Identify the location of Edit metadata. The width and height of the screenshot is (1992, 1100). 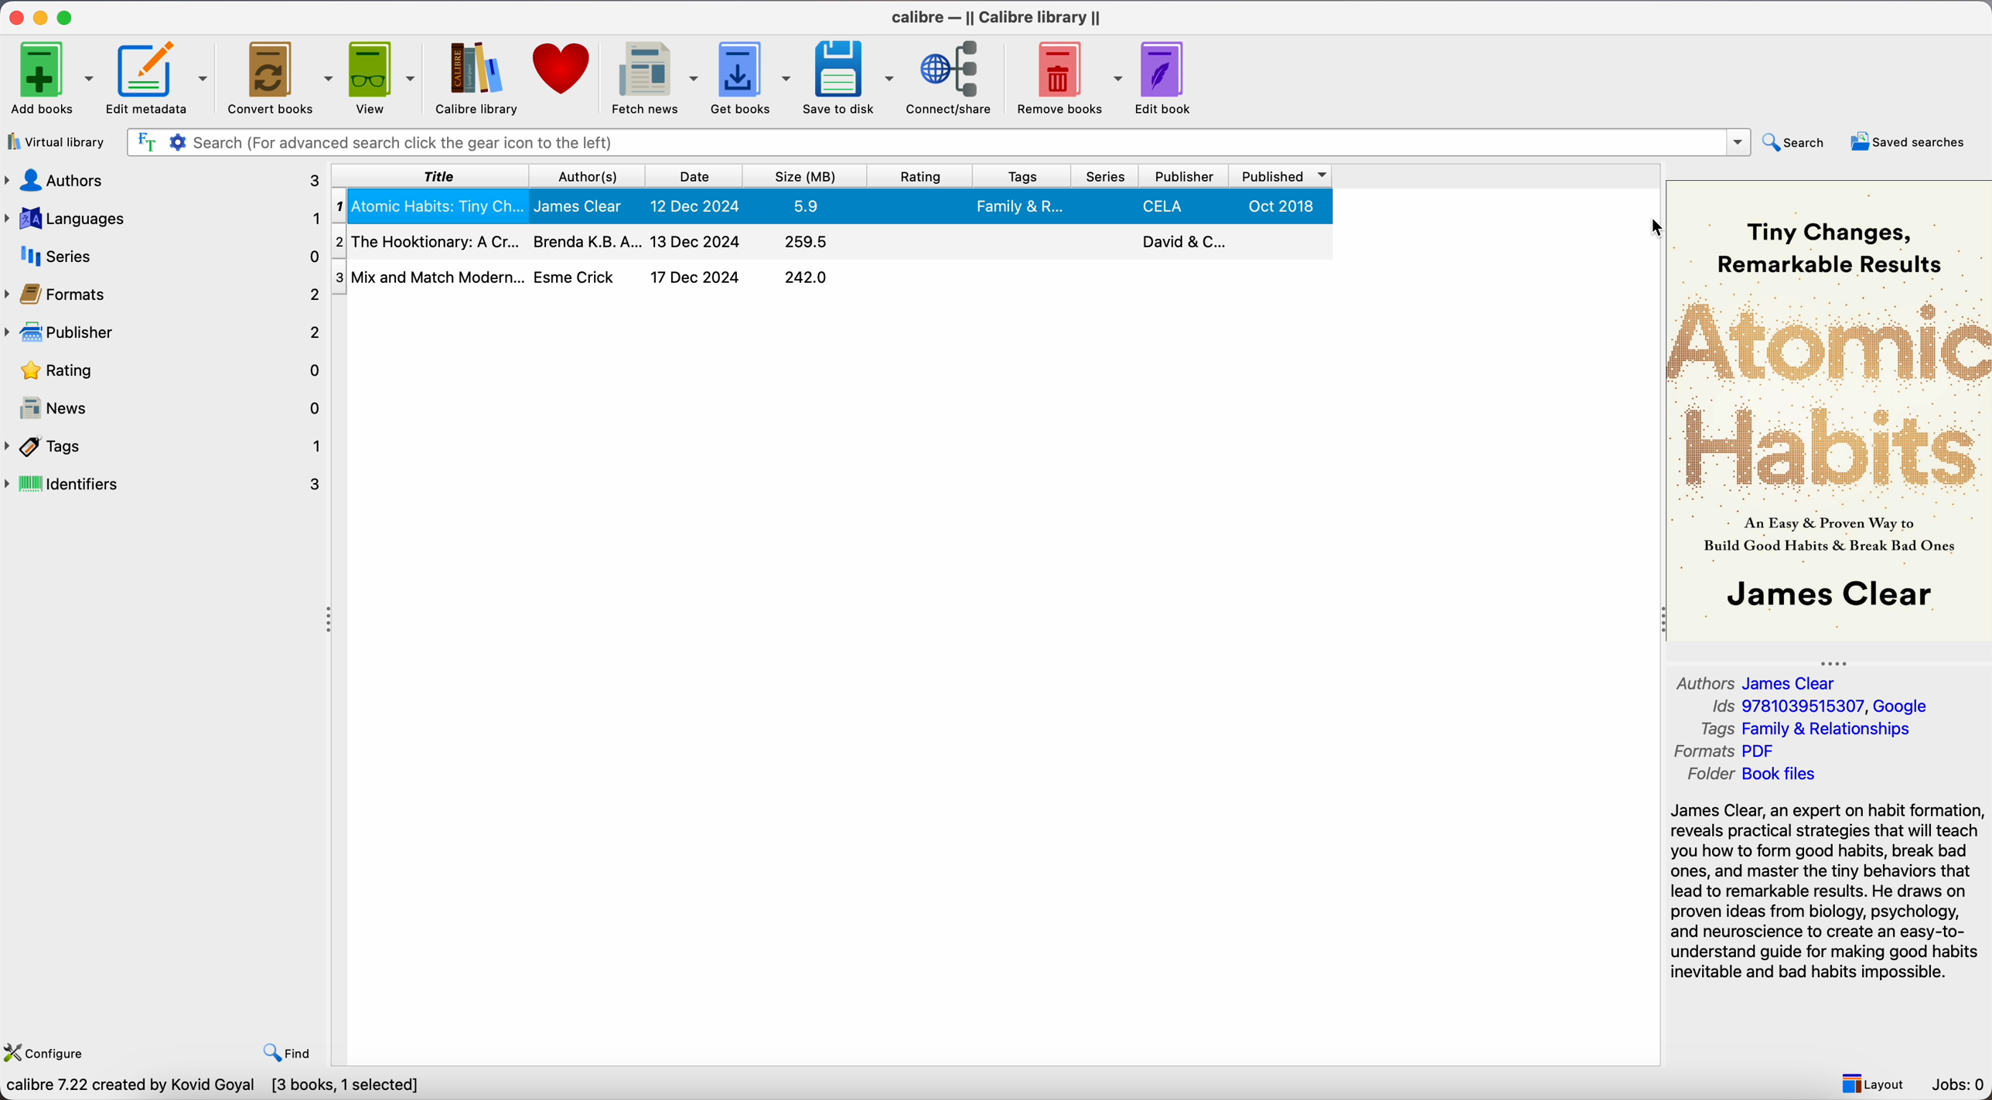
(150, 80).